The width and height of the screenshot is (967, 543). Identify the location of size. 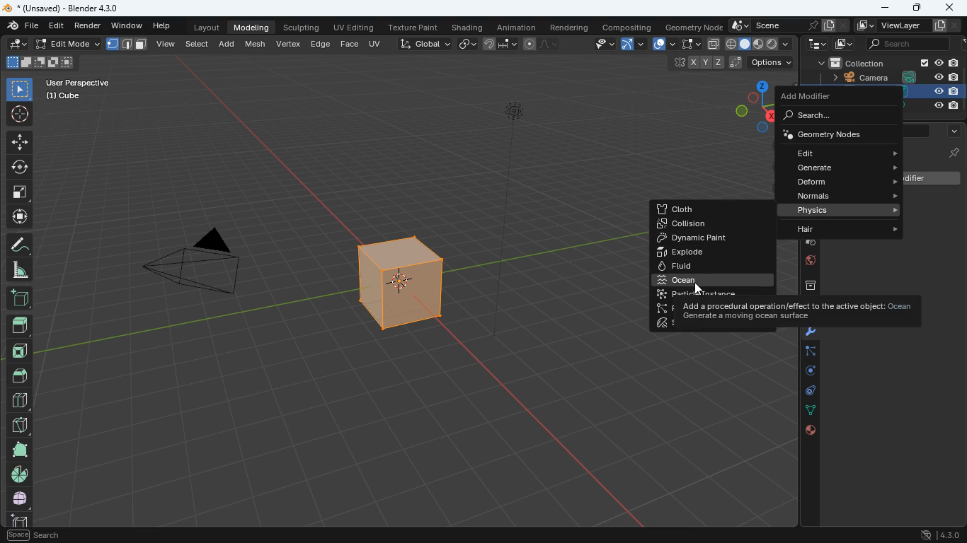
(39, 63).